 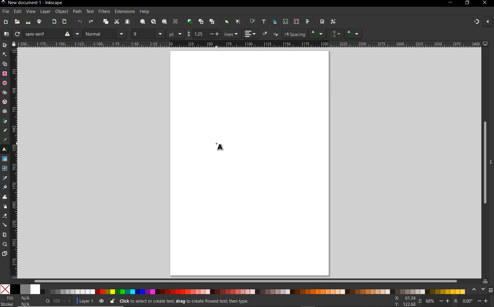 What do you see at coordinates (127, 22) in the screenshot?
I see `paste` at bounding box center [127, 22].